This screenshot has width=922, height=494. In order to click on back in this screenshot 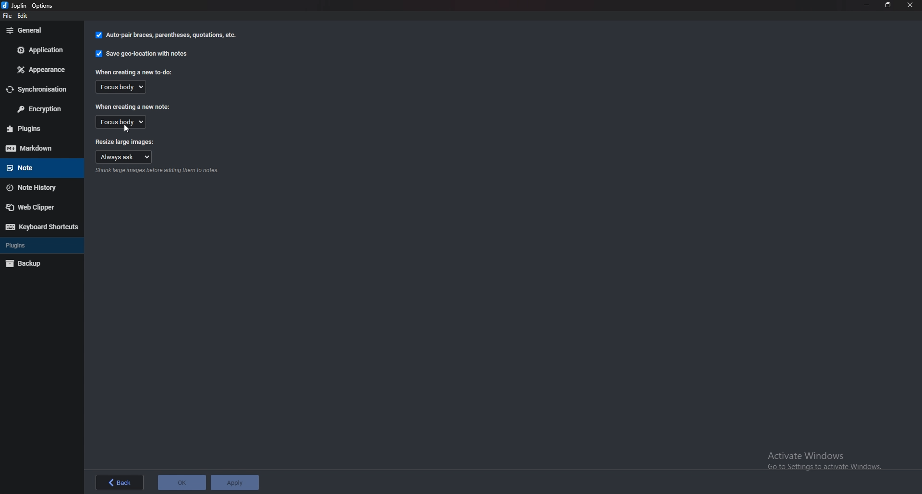, I will do `click(119, 483)`.